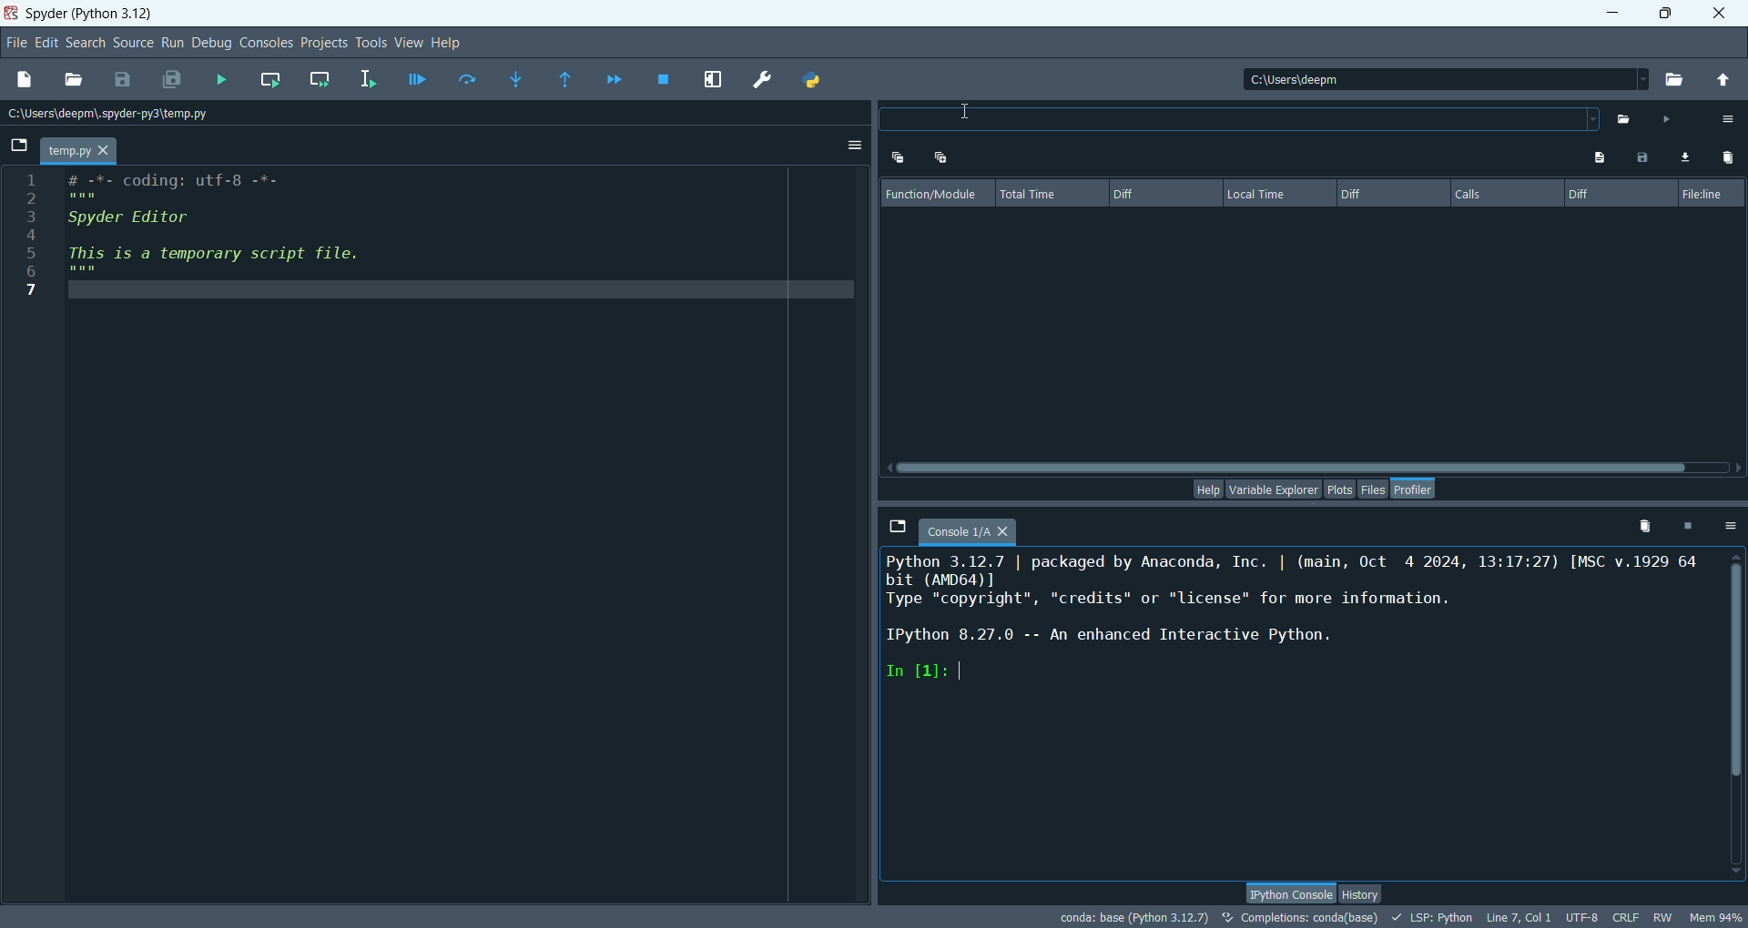  What do you see at coordinates (966, 533) in the screenshot?
I see `console` at bounding box center [966, 533].